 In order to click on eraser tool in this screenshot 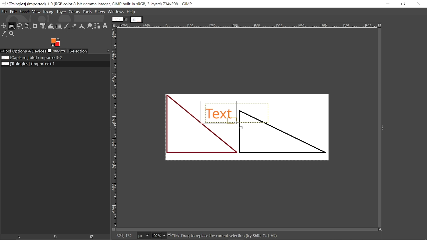, I will do `click(74, 27)`.